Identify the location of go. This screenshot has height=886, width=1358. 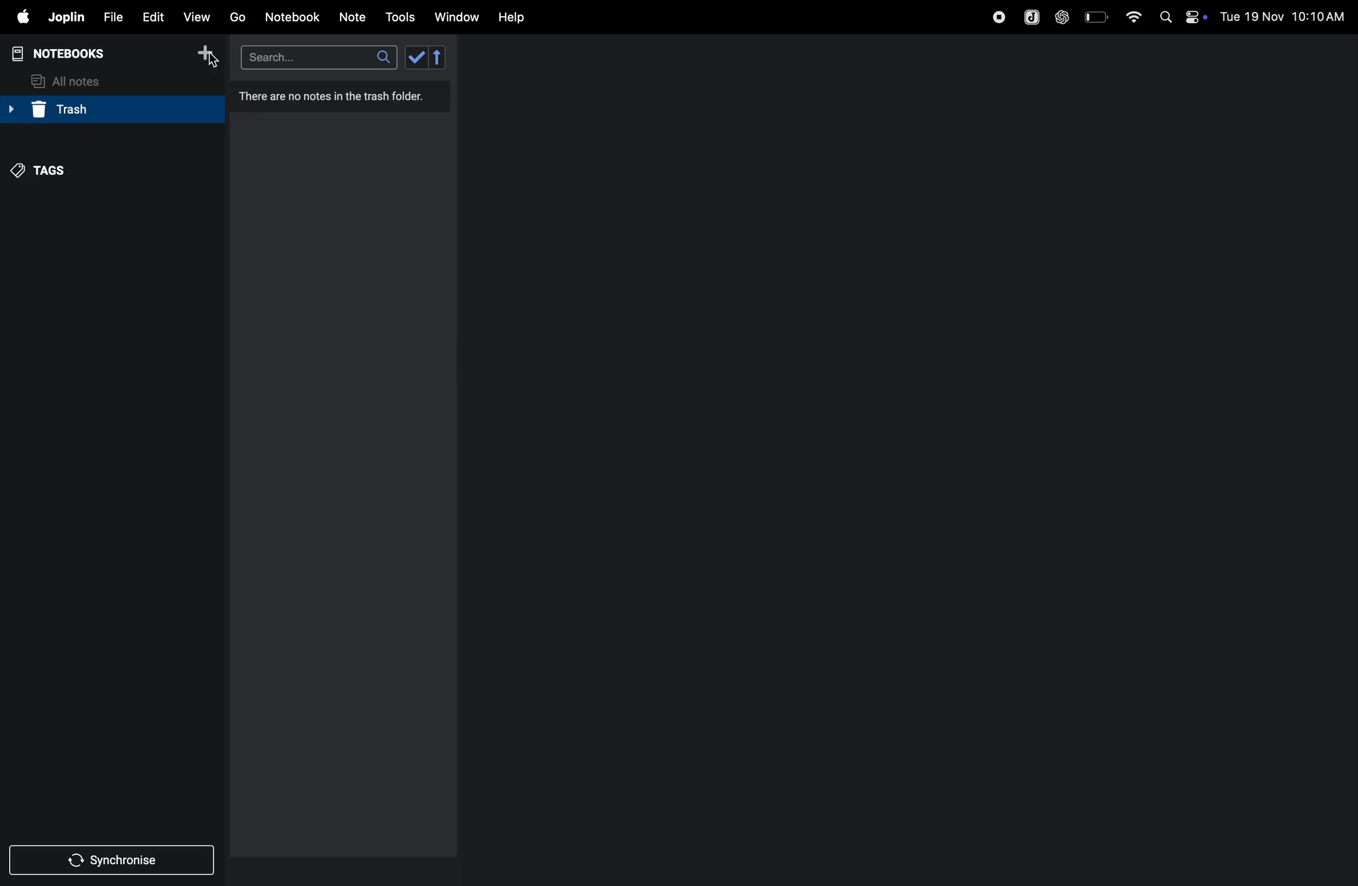
(237, 18).